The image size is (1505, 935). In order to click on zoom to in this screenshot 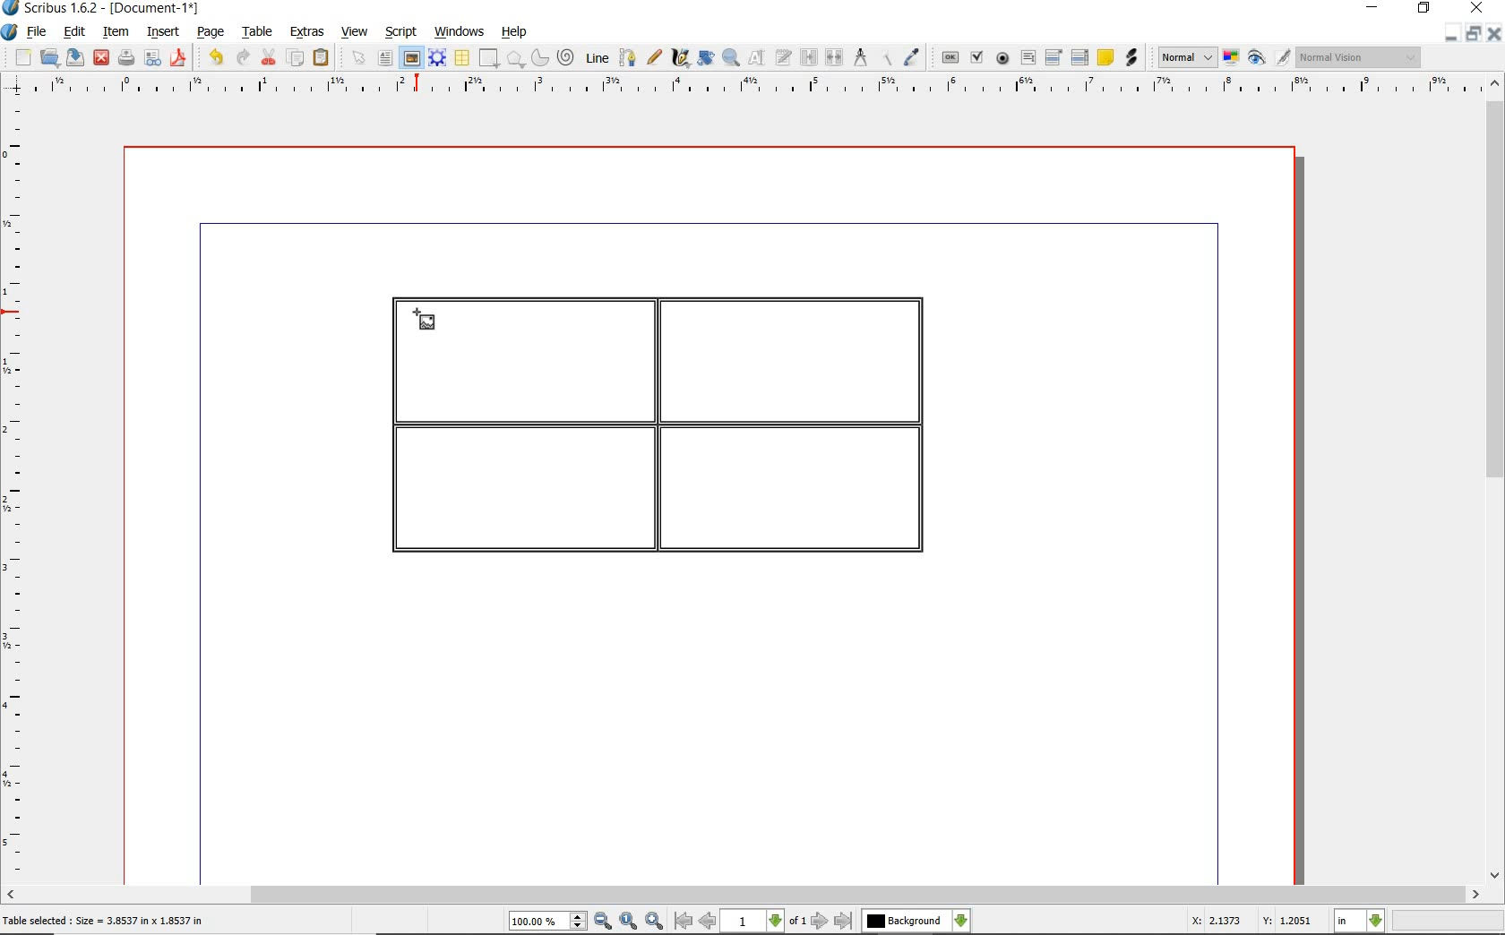, I will do `click(628, 922)`.